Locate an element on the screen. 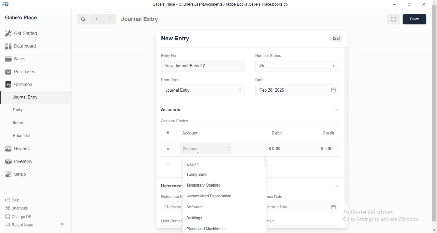 This screenshot has width=437, height=233. Temporary Opening is located at coordinates (204, 186).